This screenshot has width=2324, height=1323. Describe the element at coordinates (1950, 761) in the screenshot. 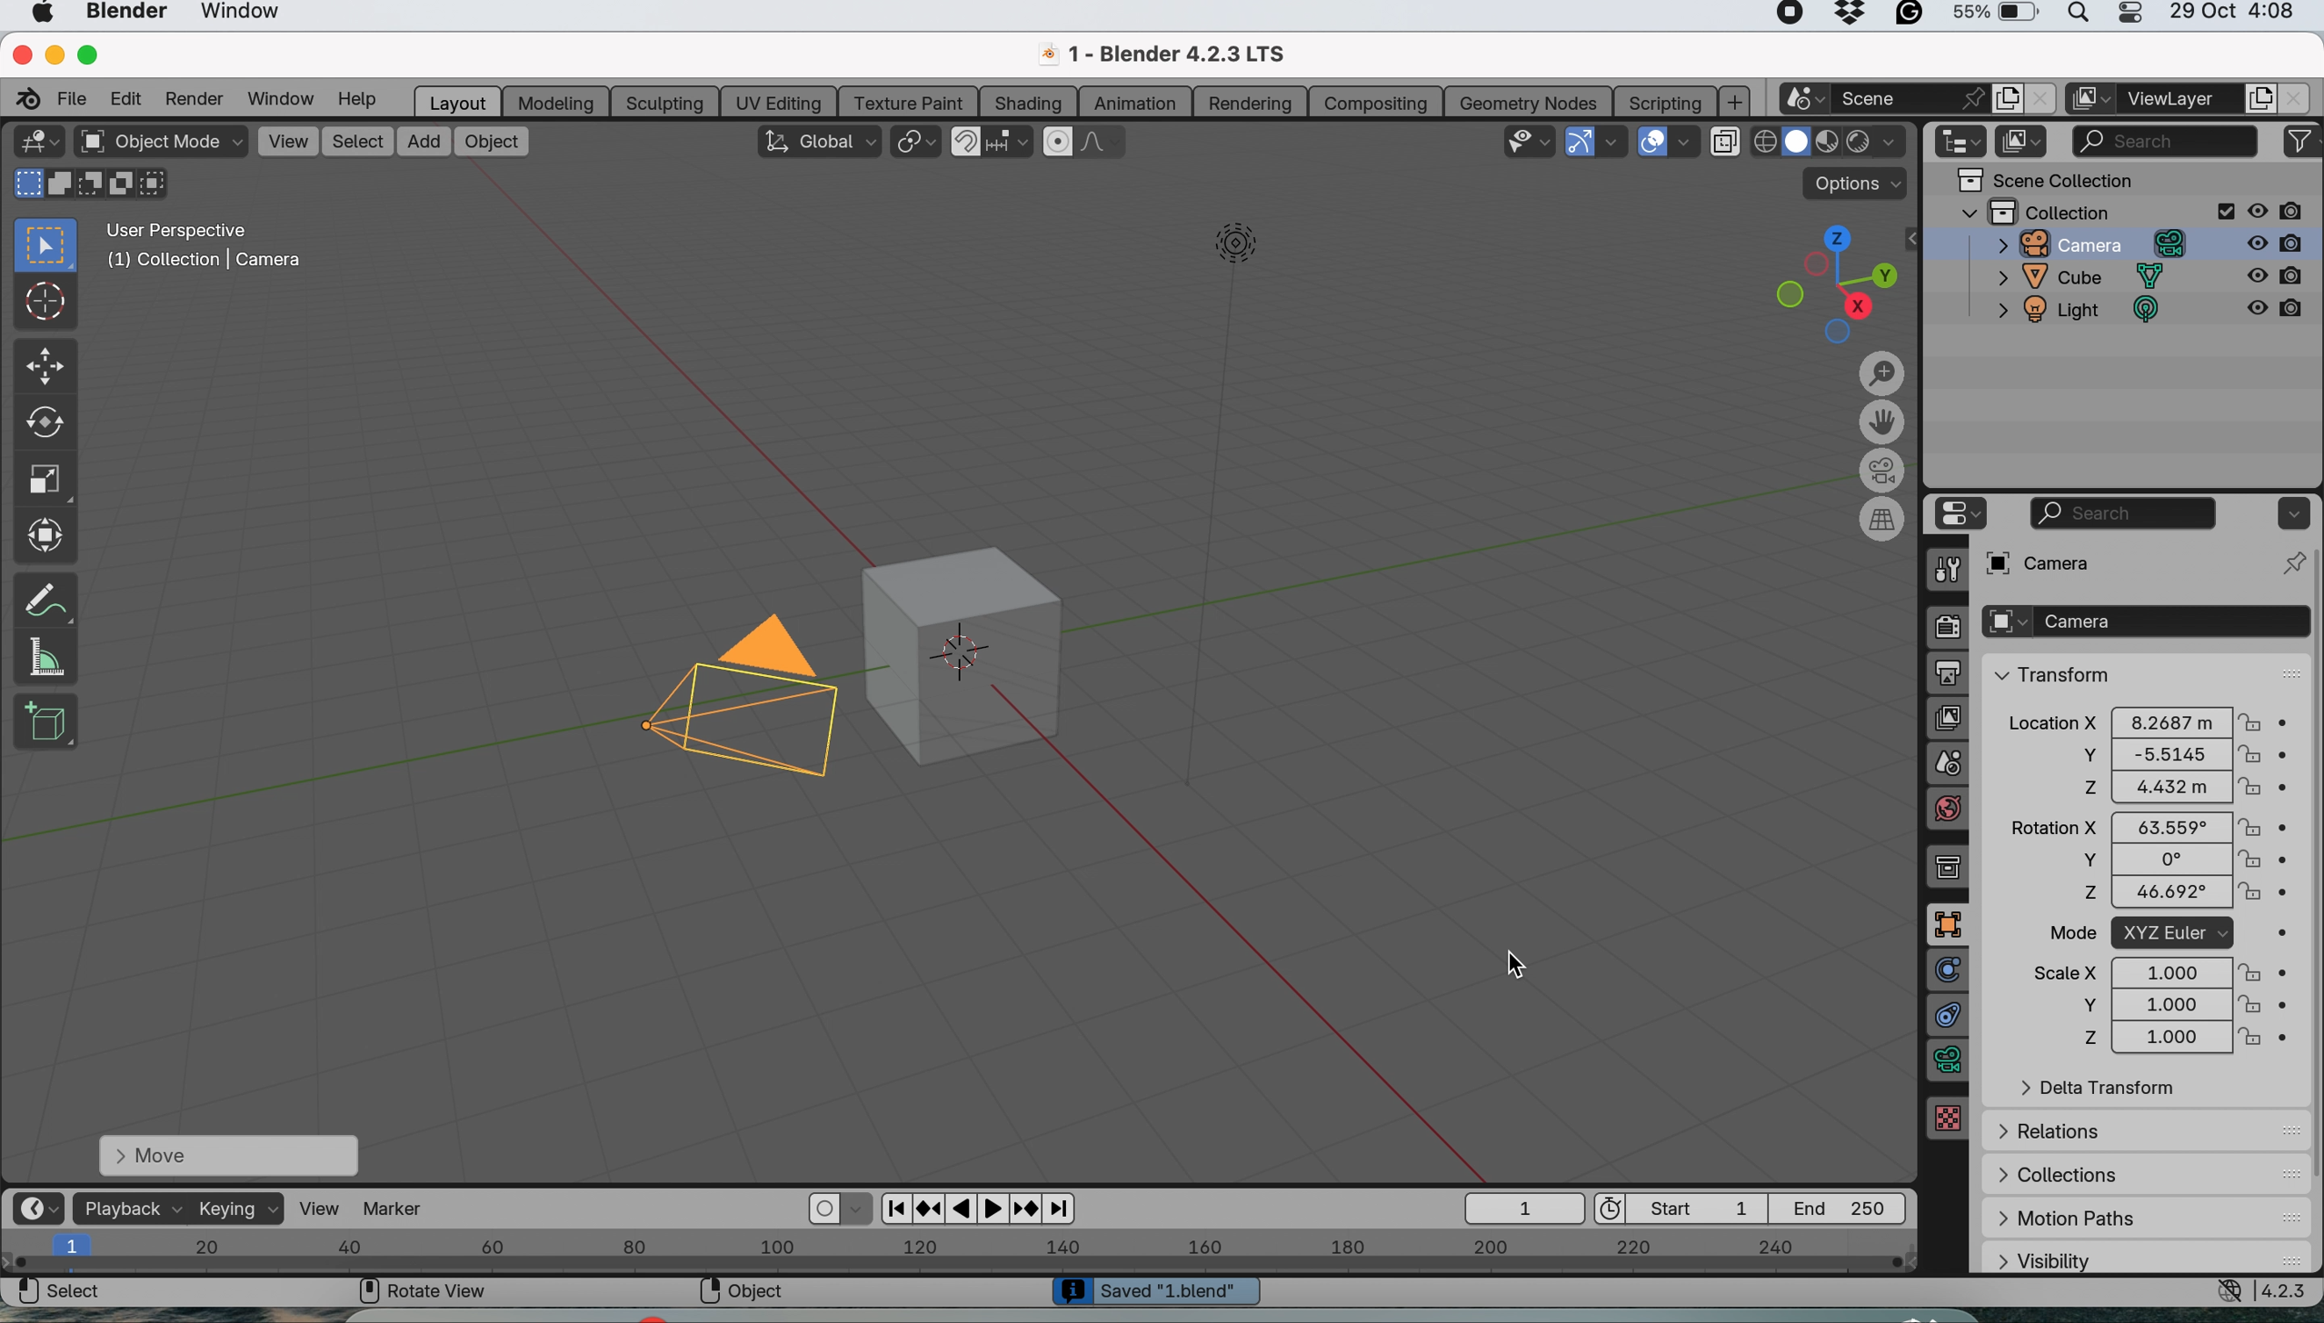

I see `scene` at that location.